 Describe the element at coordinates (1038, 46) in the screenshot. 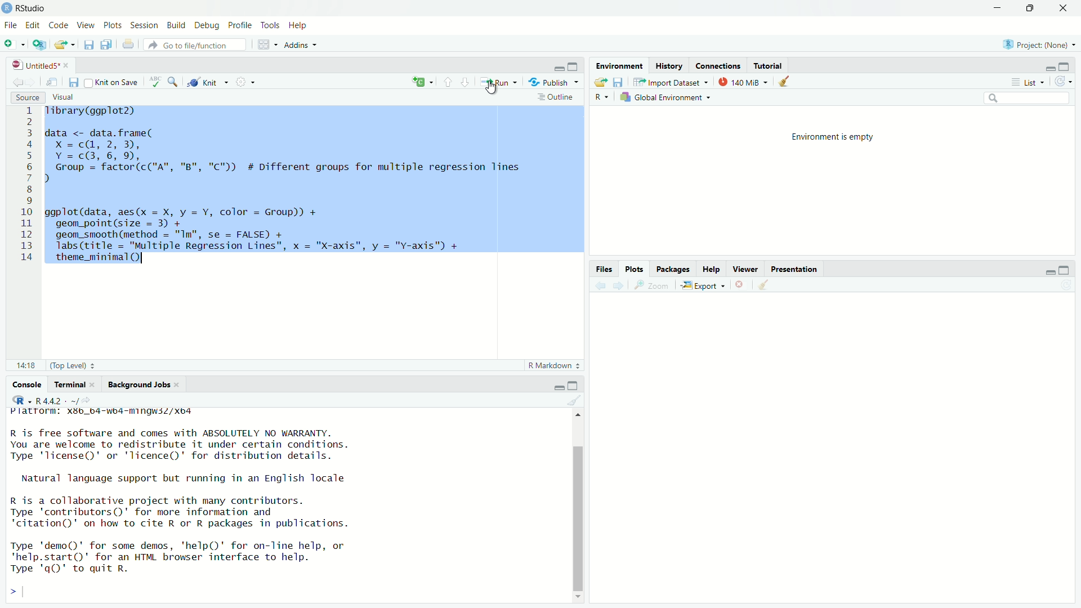

I see `Project: (None)` at that location.